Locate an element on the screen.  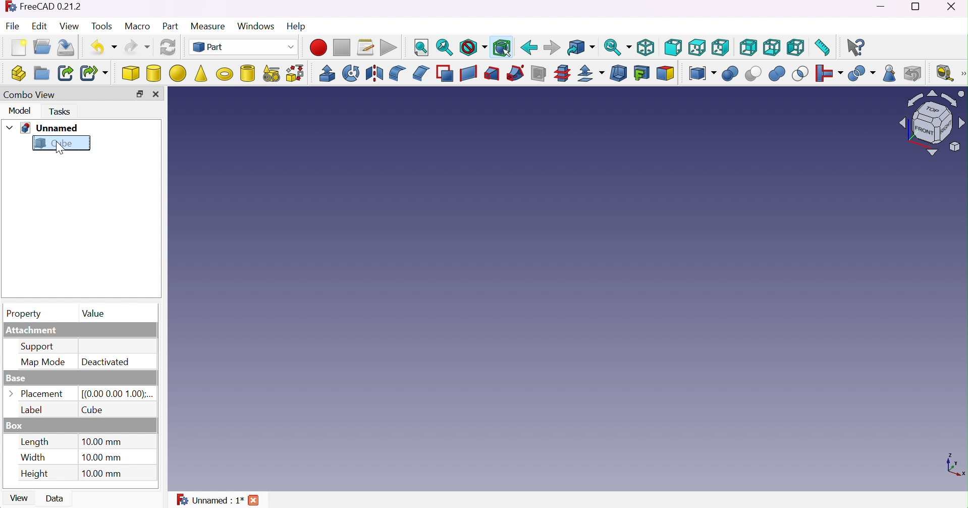
Save is located at coordinates (69, 47).